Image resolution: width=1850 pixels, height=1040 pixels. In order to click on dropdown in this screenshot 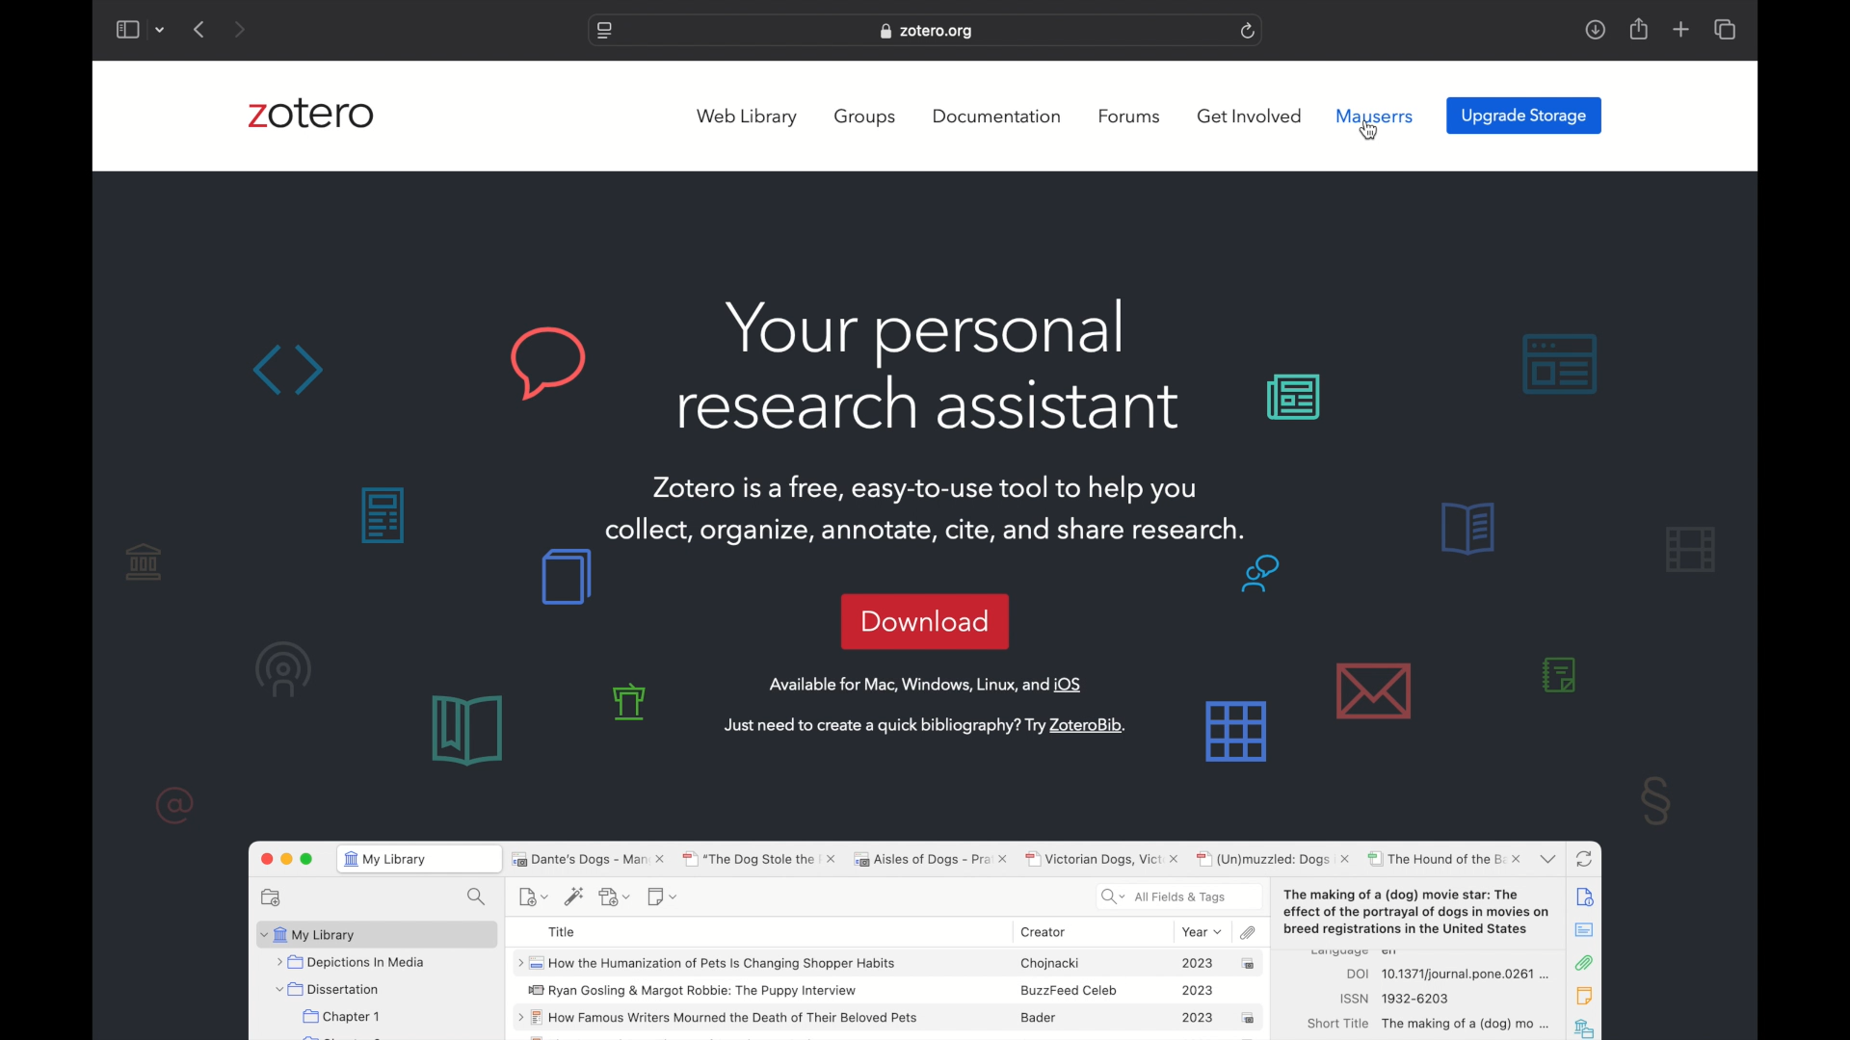, I will do `click(163, 29)`.